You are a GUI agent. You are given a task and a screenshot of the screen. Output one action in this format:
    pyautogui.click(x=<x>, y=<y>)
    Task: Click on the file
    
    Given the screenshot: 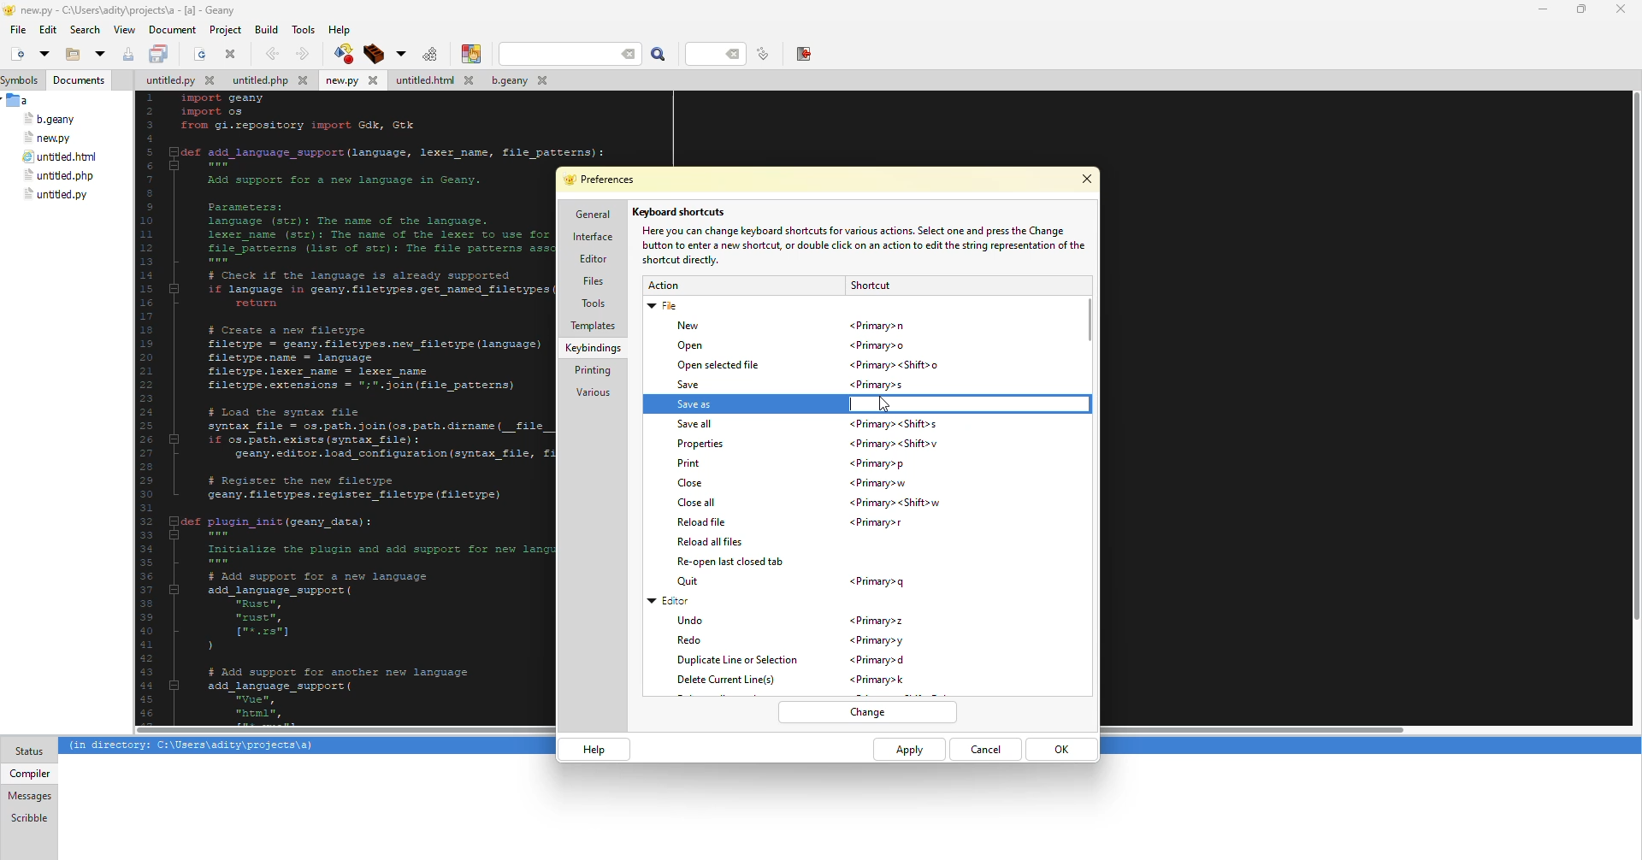 What is the action you would take?
    pyautogui.click(x=664, y=308)
    